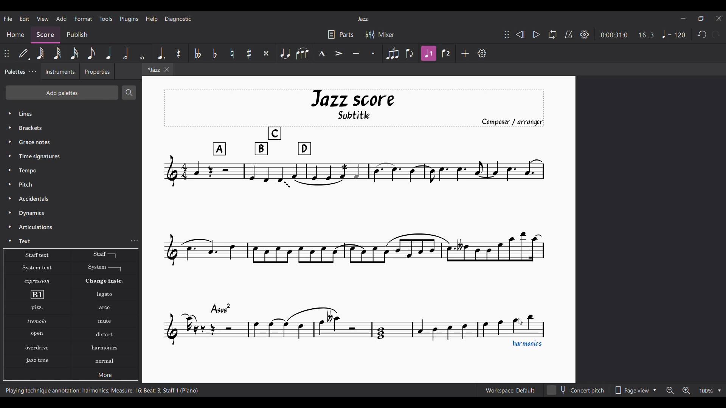  What do you see at coordinates (37, 349) in the screenshot?
I see `overdrive` at bounding box center [37, 349].